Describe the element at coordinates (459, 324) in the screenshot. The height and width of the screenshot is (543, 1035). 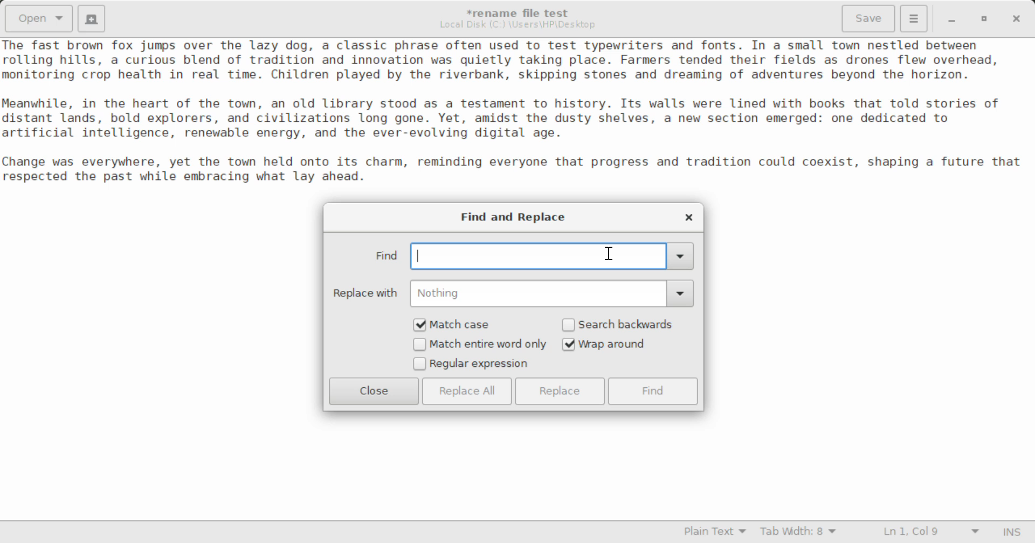
I see `Match Case` at that location.